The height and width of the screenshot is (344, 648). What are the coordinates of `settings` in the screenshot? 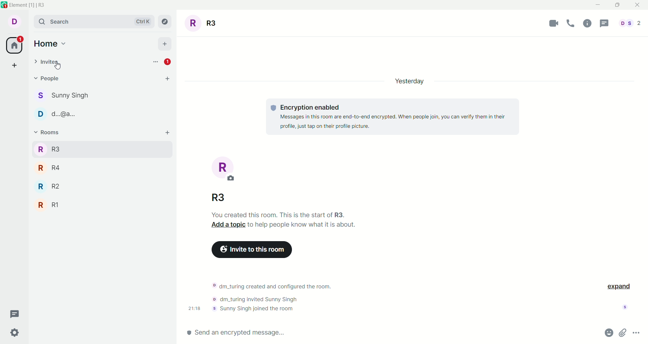 It's located at (16, 334).